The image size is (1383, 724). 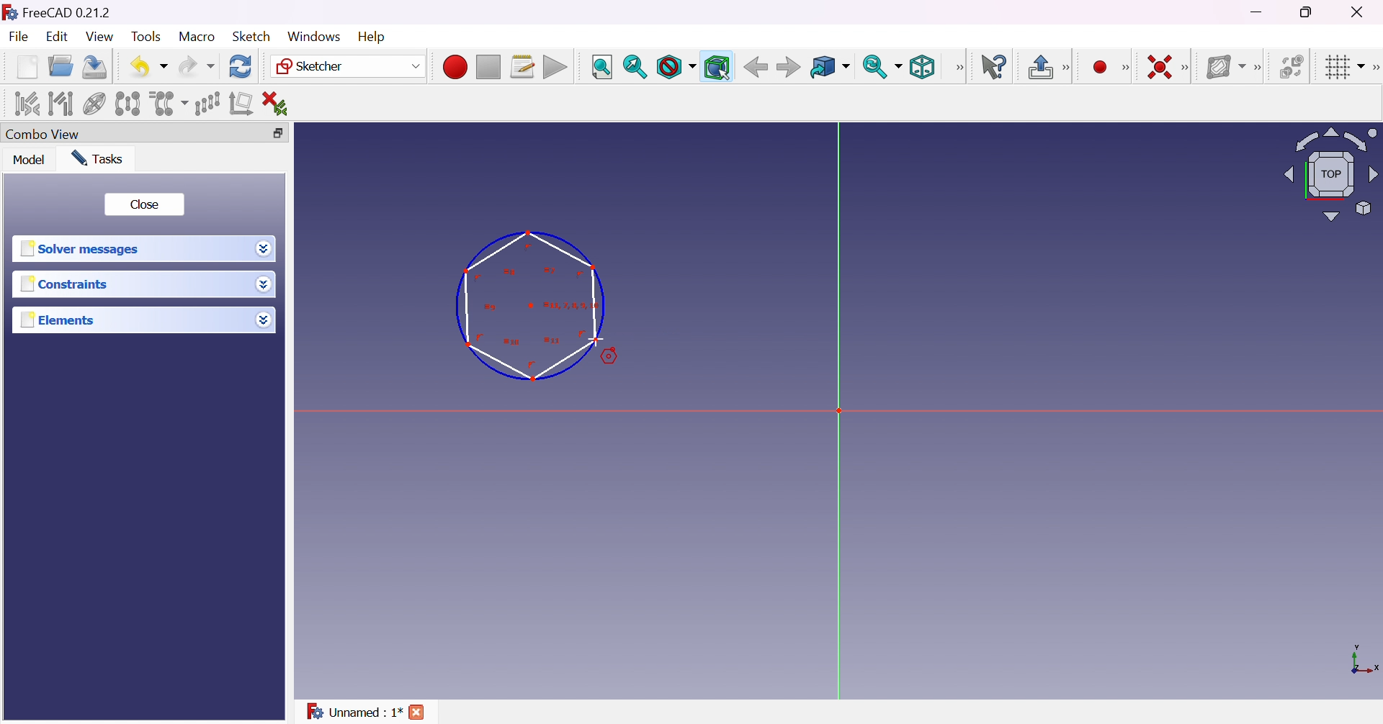 What do you see at coordinates (143, 205) in the screenshot?
I see `Close` at bounding box center [143, 205].